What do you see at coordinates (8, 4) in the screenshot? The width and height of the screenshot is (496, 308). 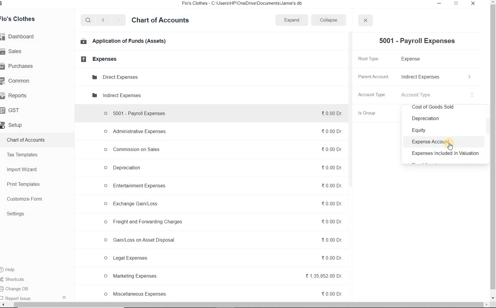 I see `frappe books logo` at bounding box center [8, 4].